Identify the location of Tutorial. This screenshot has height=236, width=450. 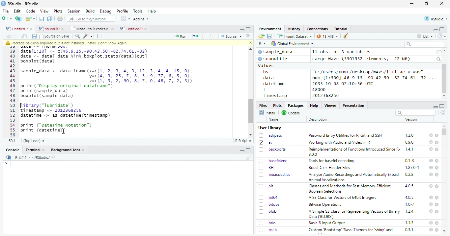
(341, 29).